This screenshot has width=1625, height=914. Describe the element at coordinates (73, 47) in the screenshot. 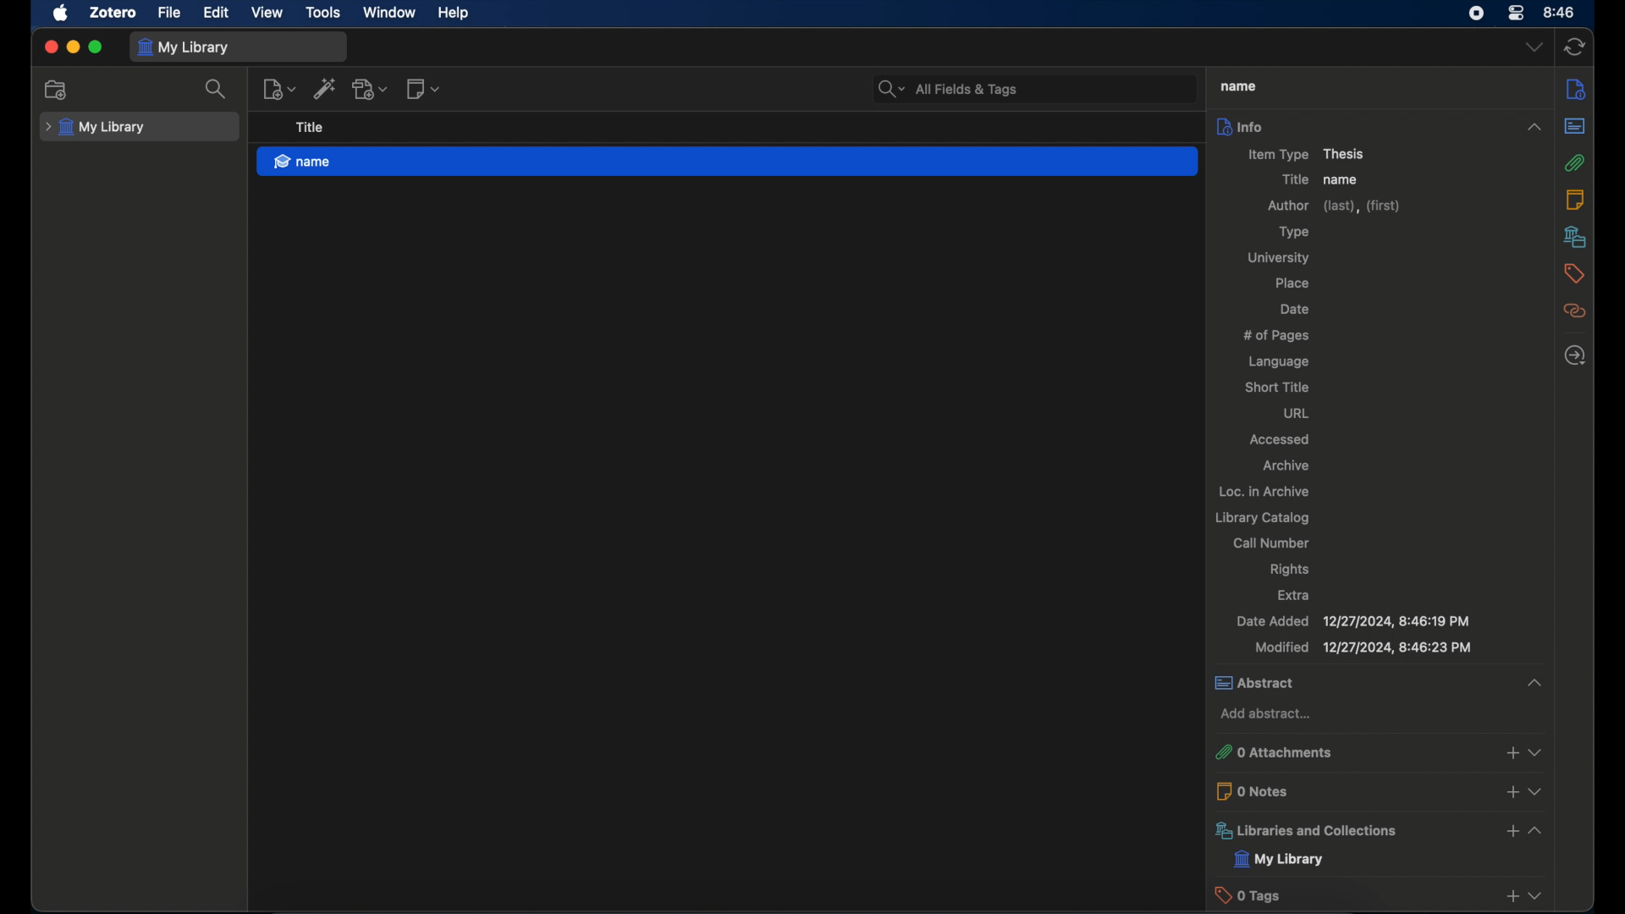

I see `minimize` at that location.